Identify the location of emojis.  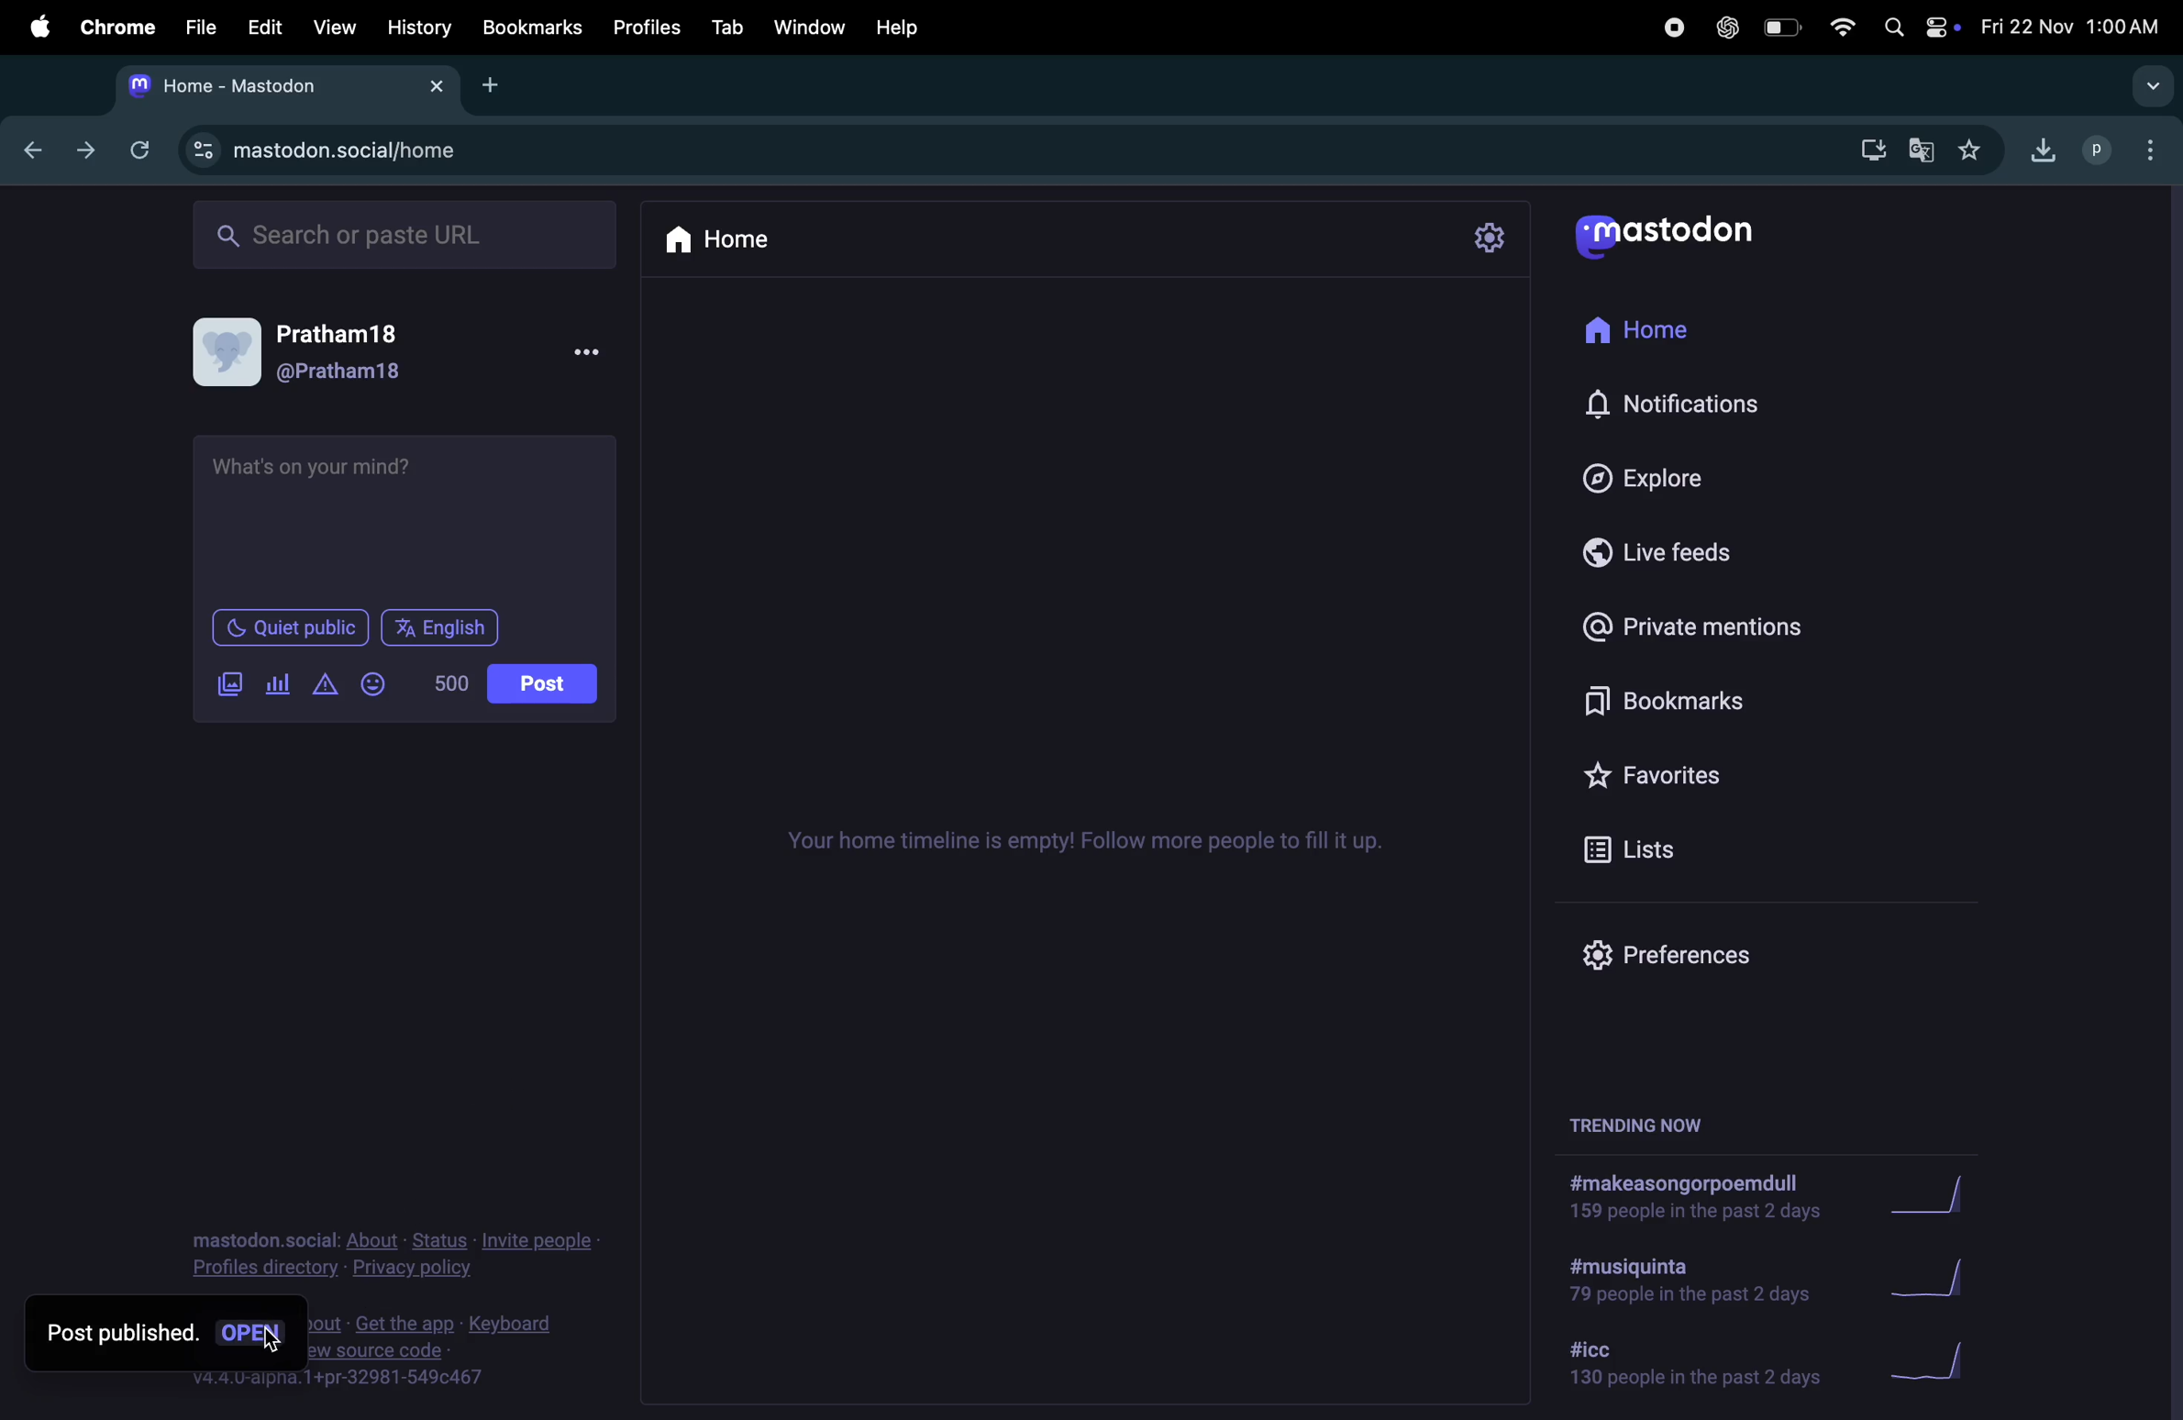
(382, 687).